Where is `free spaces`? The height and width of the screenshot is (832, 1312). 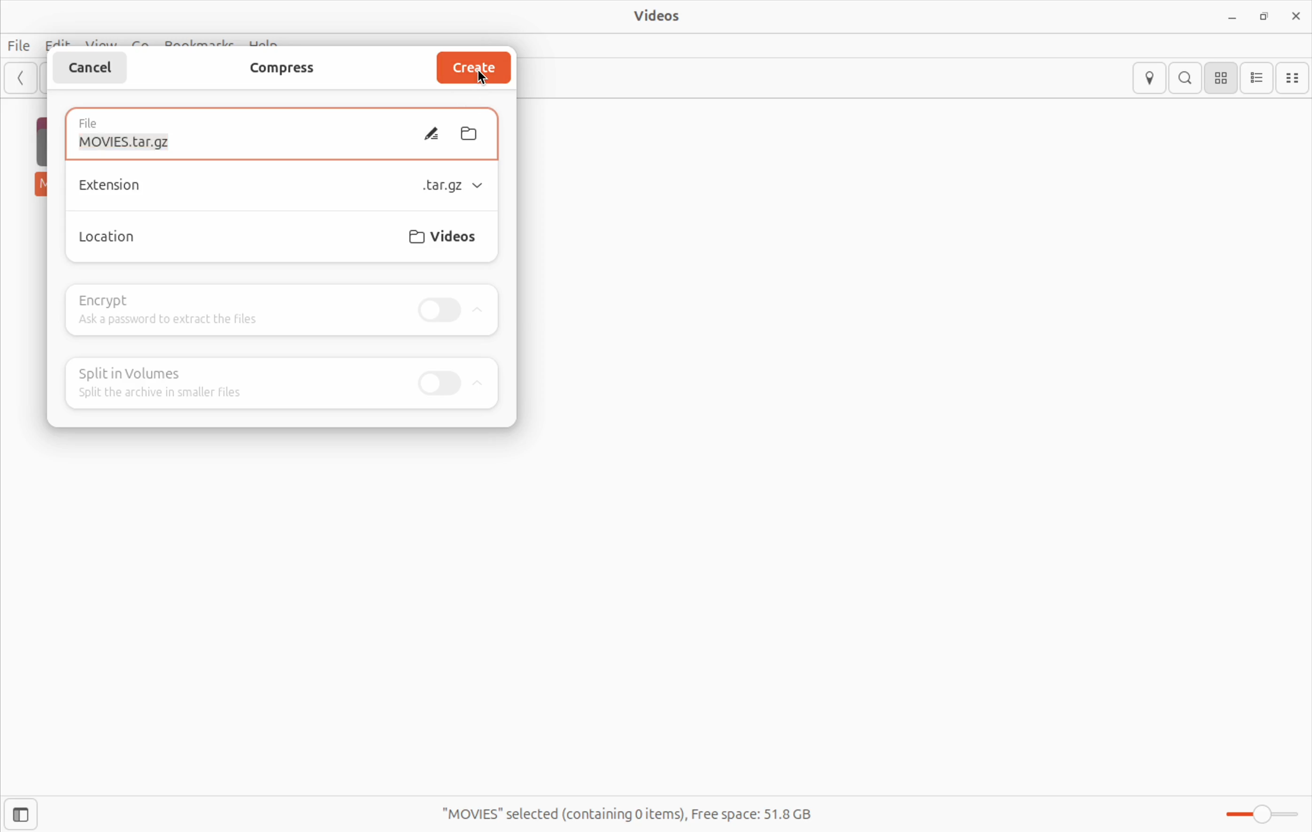 free spaces is located at coordinates (628, 813).